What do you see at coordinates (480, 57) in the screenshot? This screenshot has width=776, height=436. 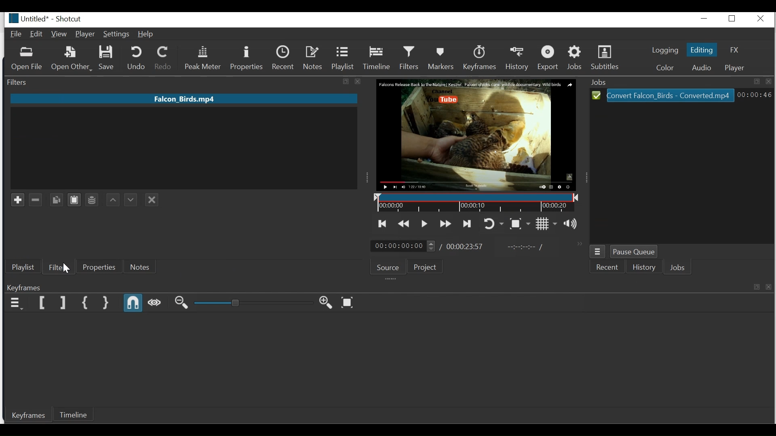 I see `Keyframes` at bounding box center [480, 57].